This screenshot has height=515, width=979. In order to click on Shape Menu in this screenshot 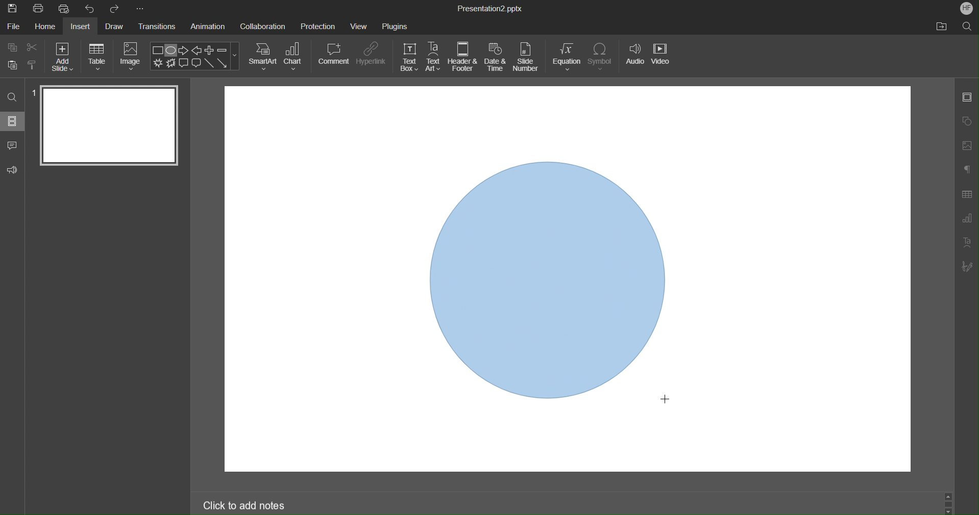, I will do `click(194, 57)`.